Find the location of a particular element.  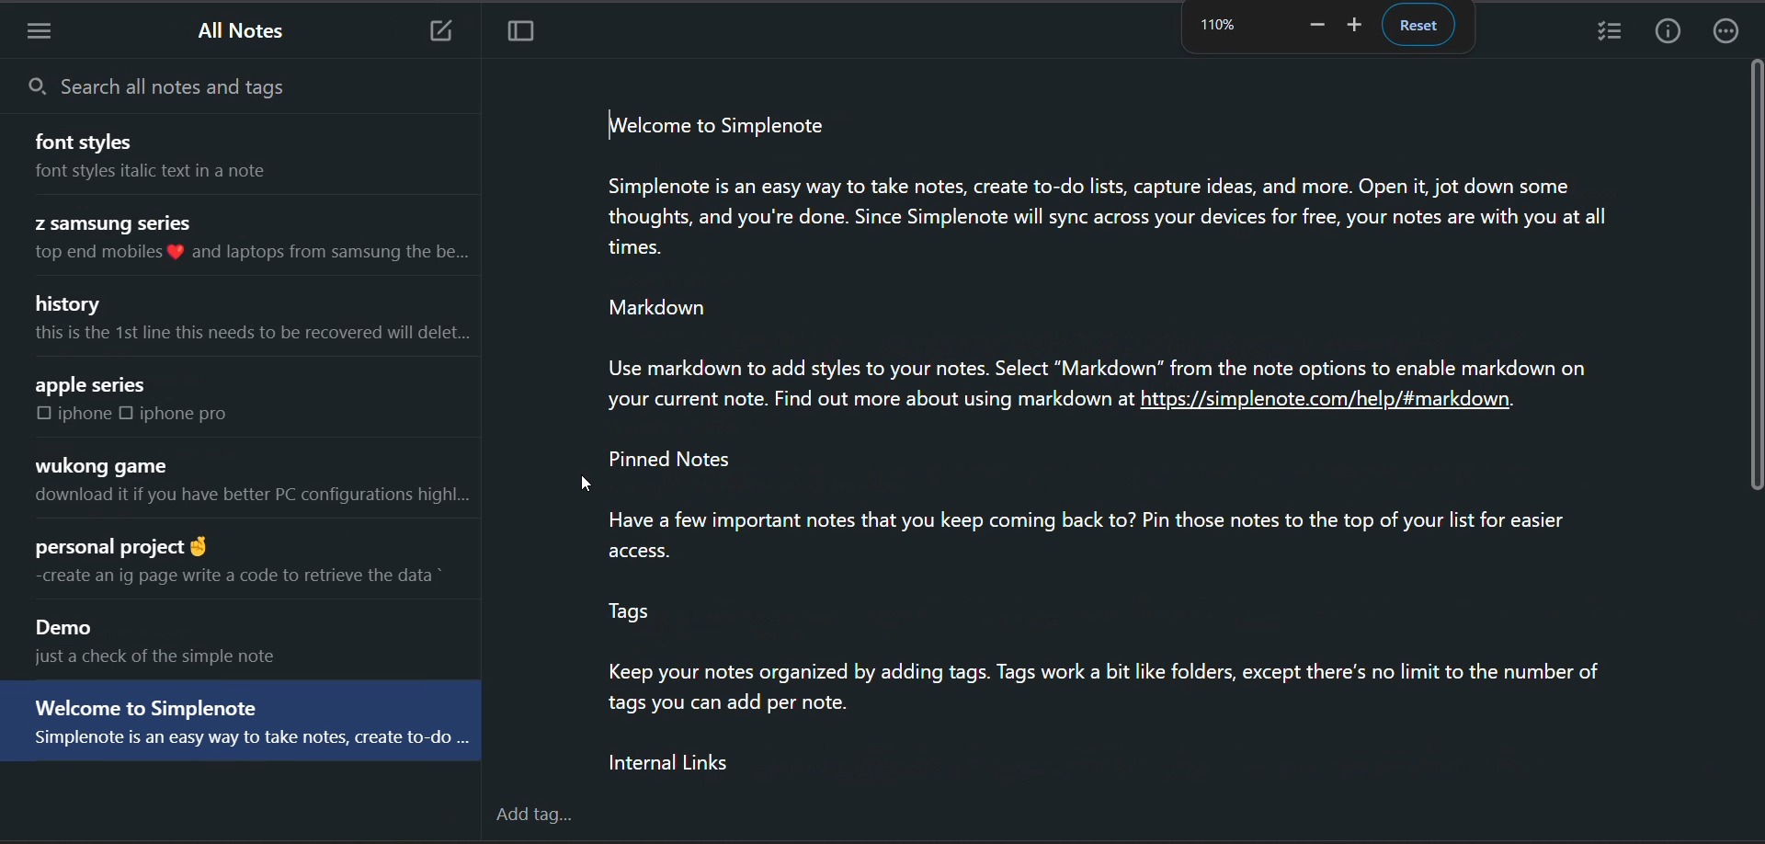

top end mobiles 8 and laptops from samsung the be is located at coordinates (253, 257).